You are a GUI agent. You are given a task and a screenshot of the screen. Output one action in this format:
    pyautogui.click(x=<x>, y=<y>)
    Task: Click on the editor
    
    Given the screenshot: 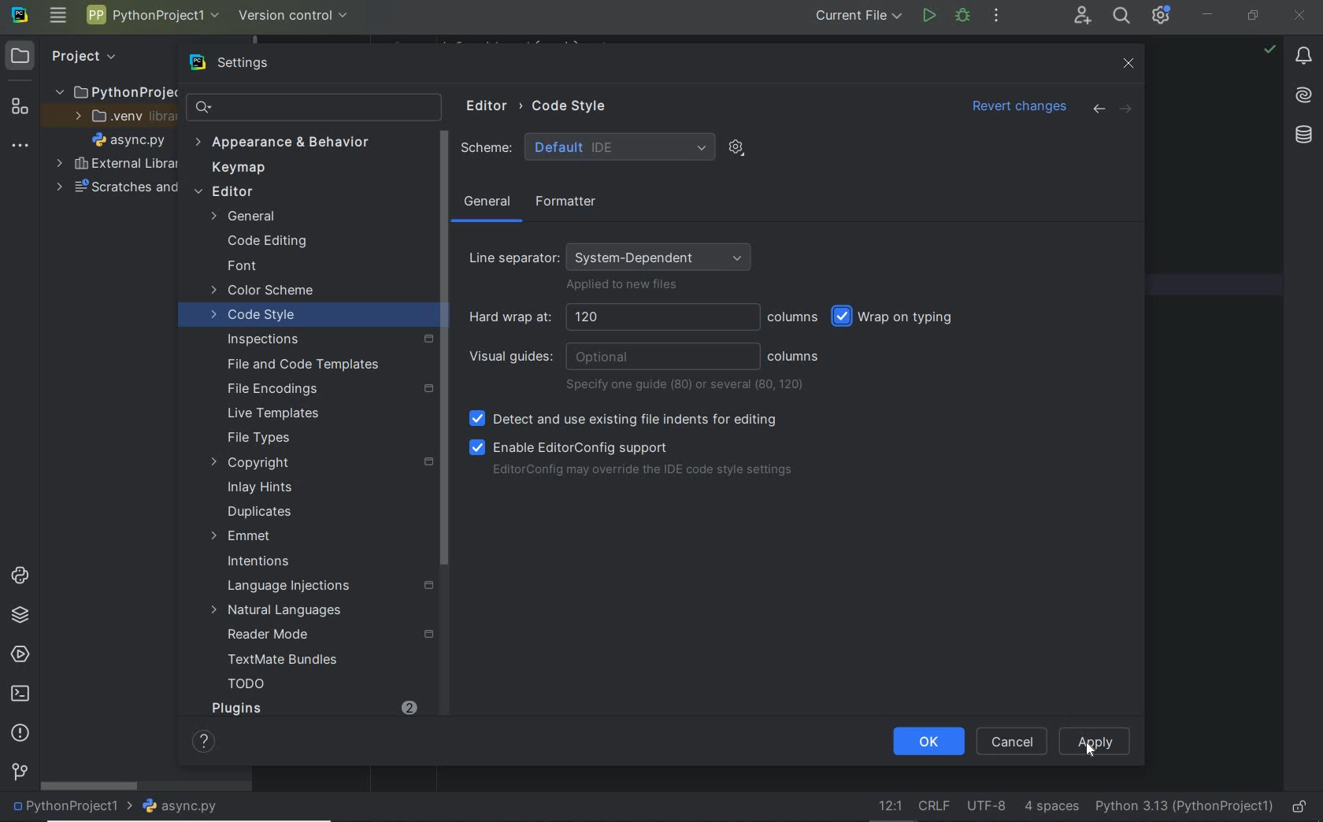 What is the action you would take?
    pyautogui.click(x=292, y=193)
    